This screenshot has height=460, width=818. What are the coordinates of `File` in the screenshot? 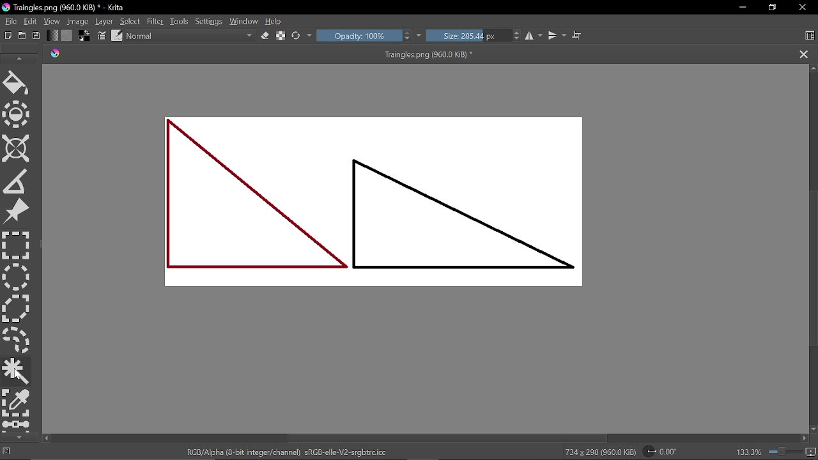 It's located at (10, 20).